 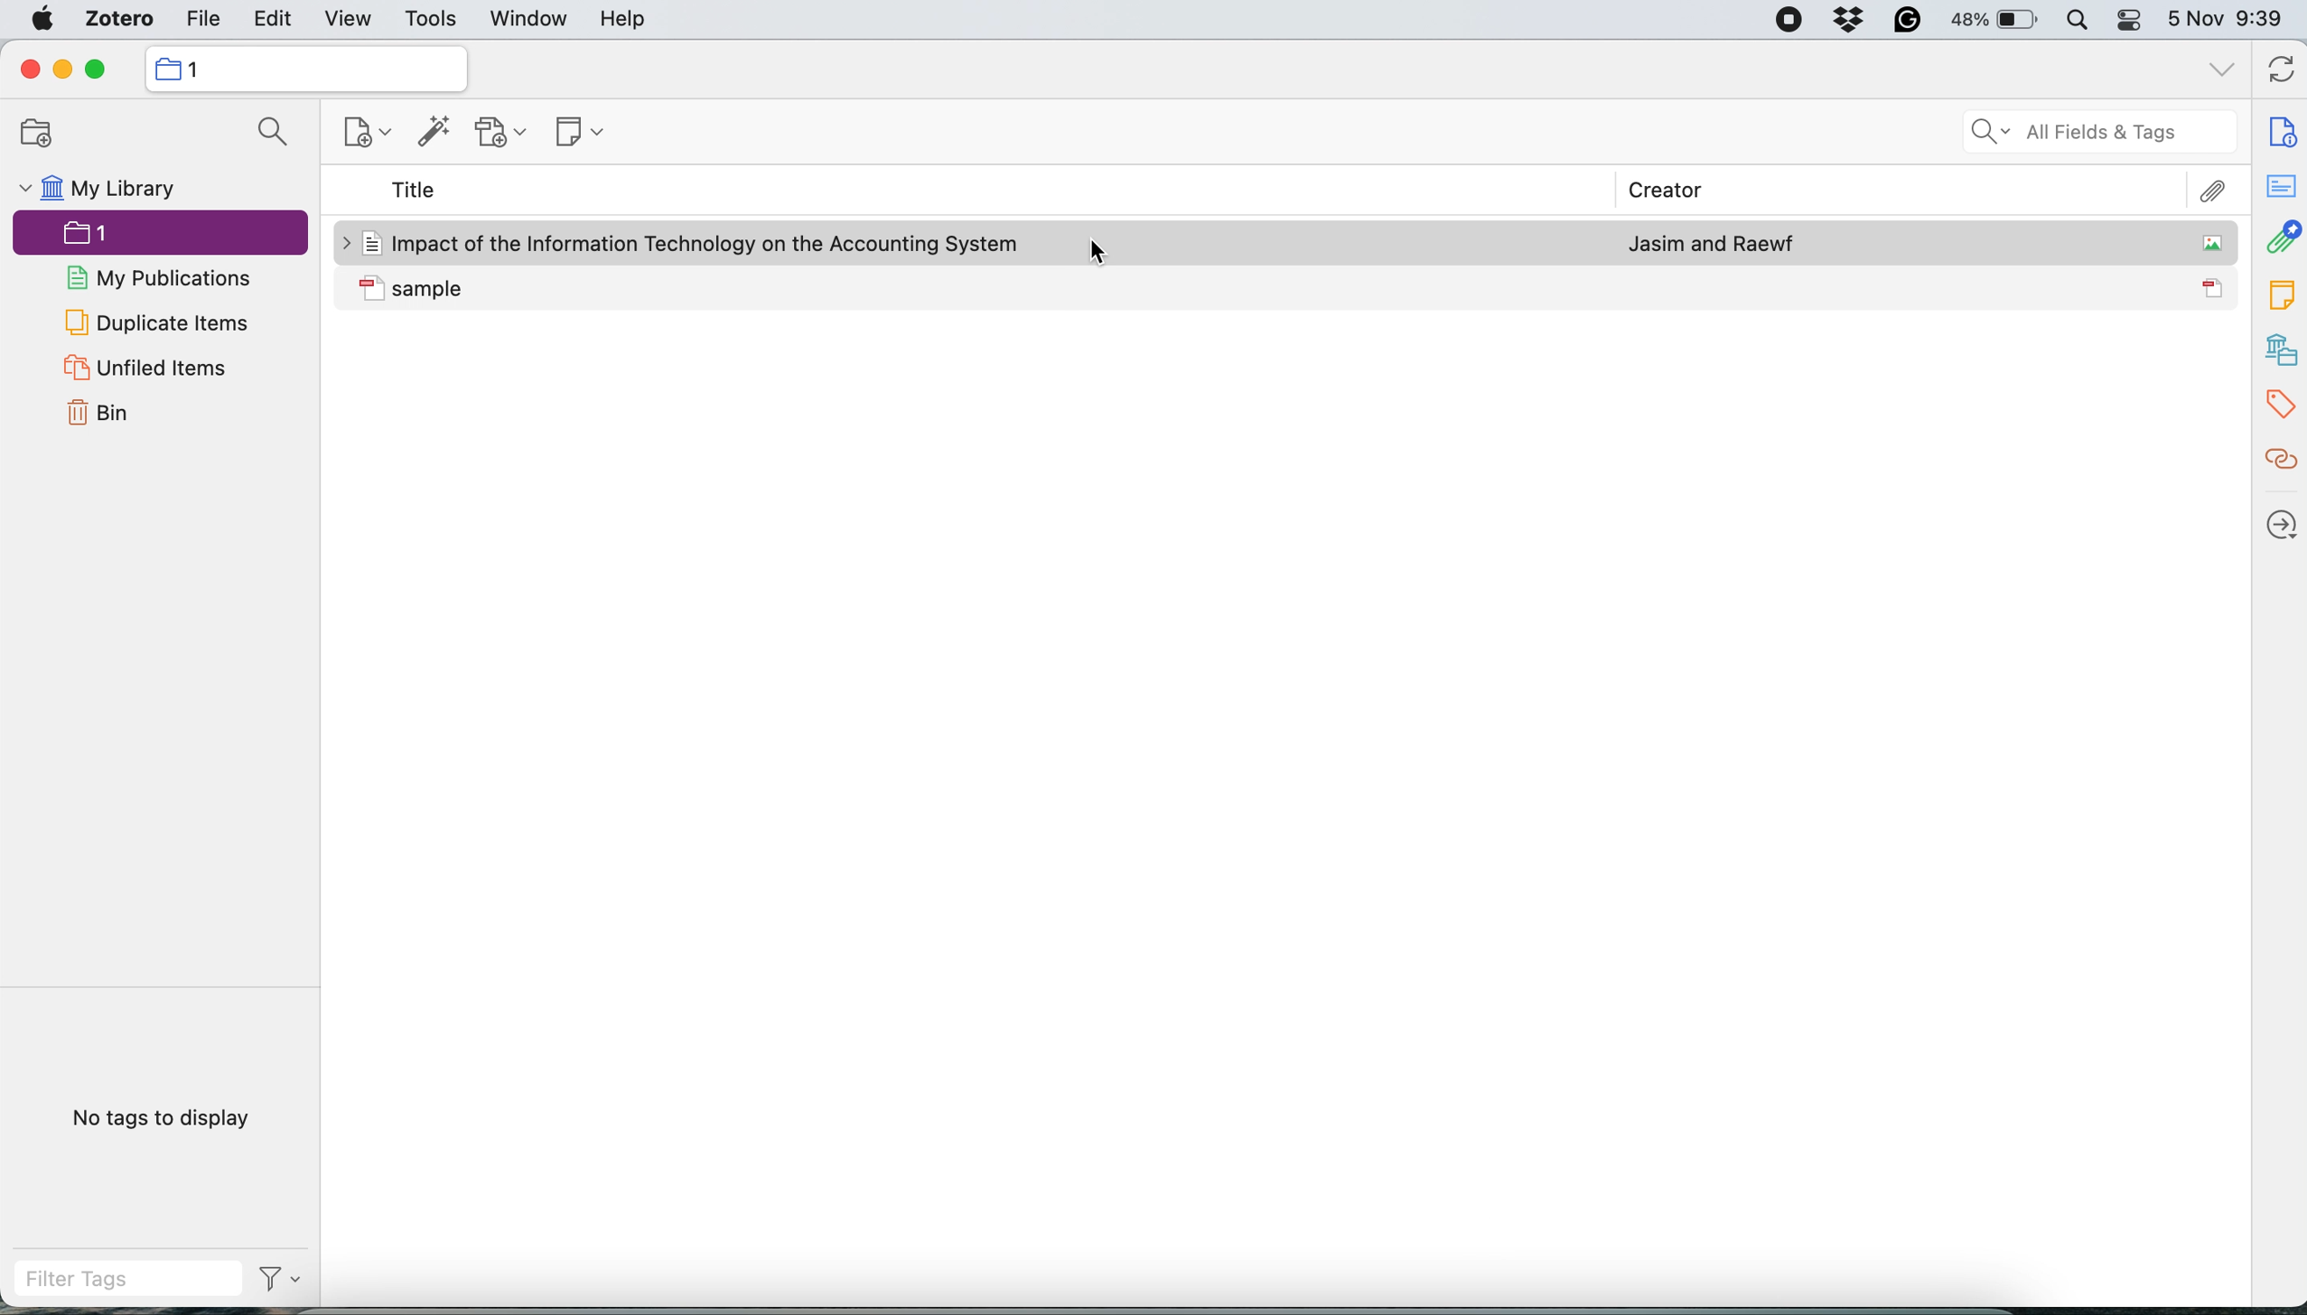 What do you see at coordinates (531, 20) in the screenshot?
I see `window` at bounding box center [531, 20].